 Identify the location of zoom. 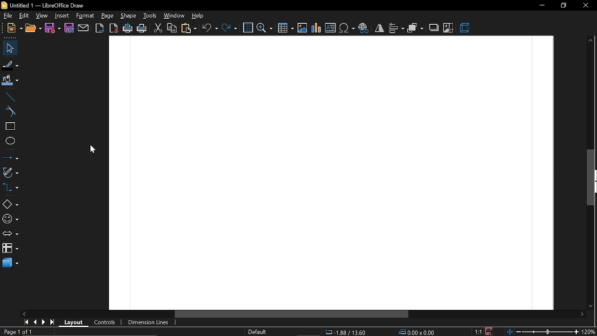
(264, 28).